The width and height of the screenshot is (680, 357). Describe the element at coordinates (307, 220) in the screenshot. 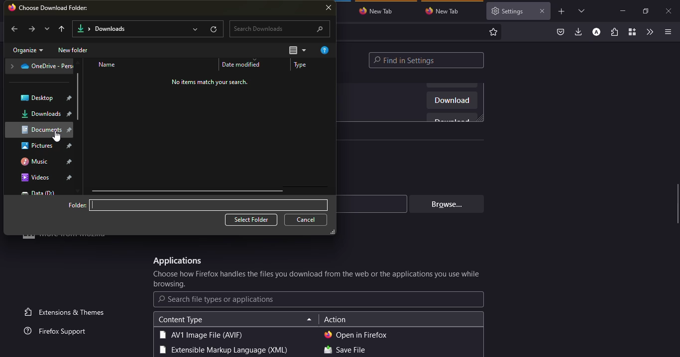

I see `cancel` at that location.